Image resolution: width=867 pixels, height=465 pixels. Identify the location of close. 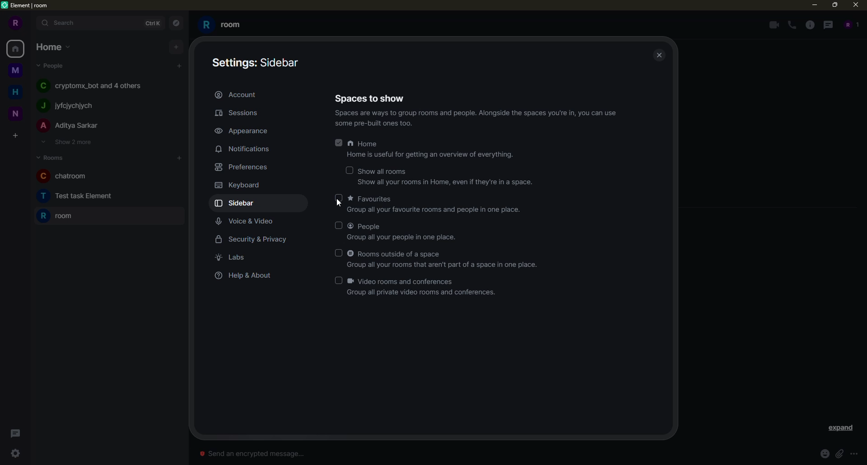
(855, 7).